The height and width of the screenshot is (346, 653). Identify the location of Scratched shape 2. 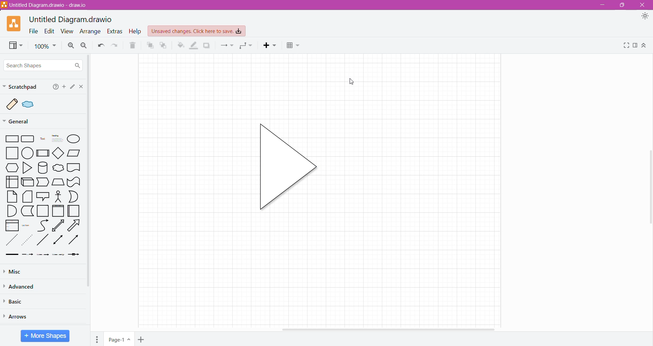
(31, 104).